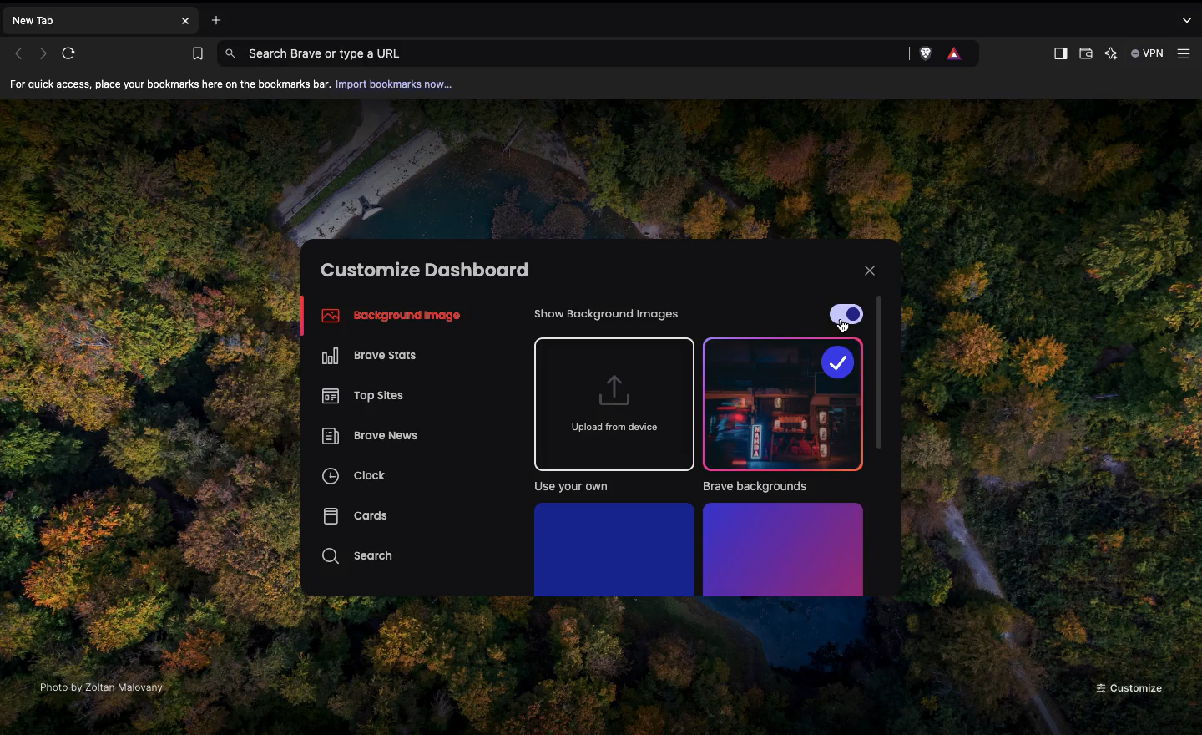  What do you see at coordinates (877, 374) in the screenshot?
I see `Scroll bar` at bounding box center [877, 374].